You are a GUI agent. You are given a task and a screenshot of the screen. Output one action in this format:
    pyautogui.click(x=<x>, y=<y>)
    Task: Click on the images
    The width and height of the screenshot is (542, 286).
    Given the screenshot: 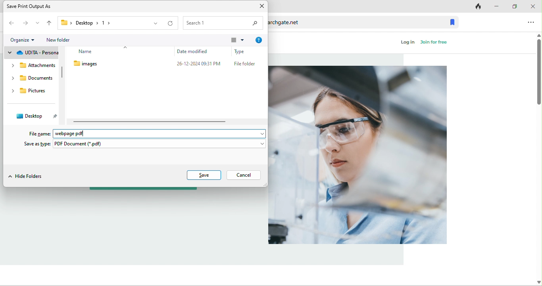 What is the action you would take?
    pyautogui.click(x=98, y=64)
    